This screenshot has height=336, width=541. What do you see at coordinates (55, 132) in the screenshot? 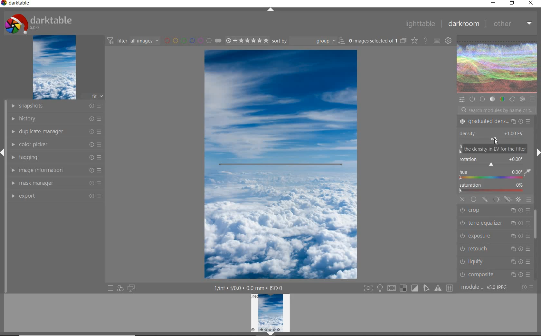
I see `DUPLICATE MANAGER` at bounding box center [55, 132].